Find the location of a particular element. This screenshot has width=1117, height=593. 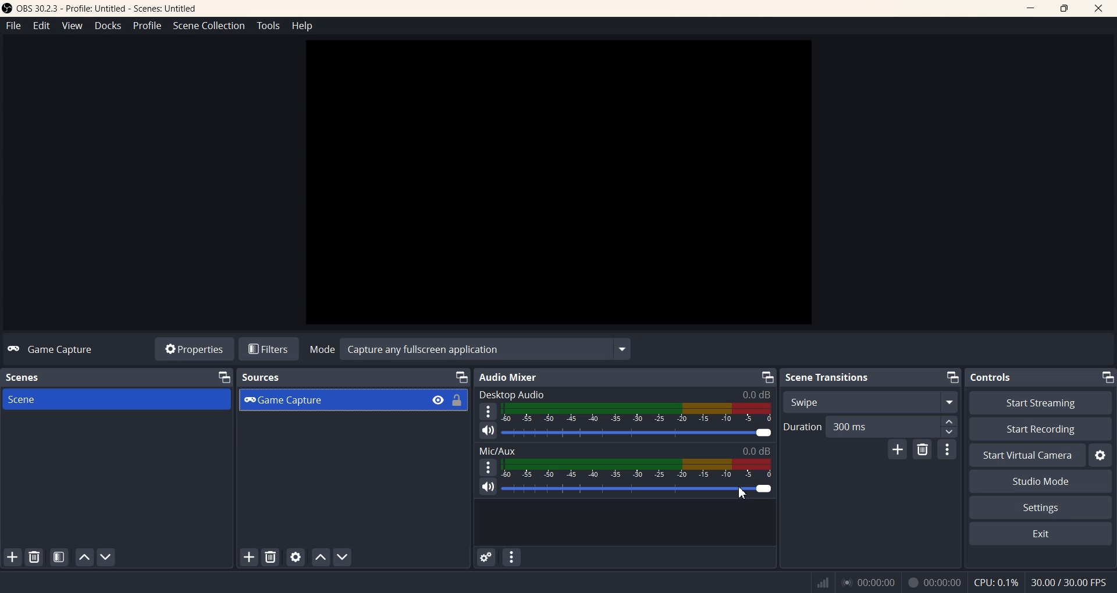

Volume Indicator is located at coordinates (638, 413).